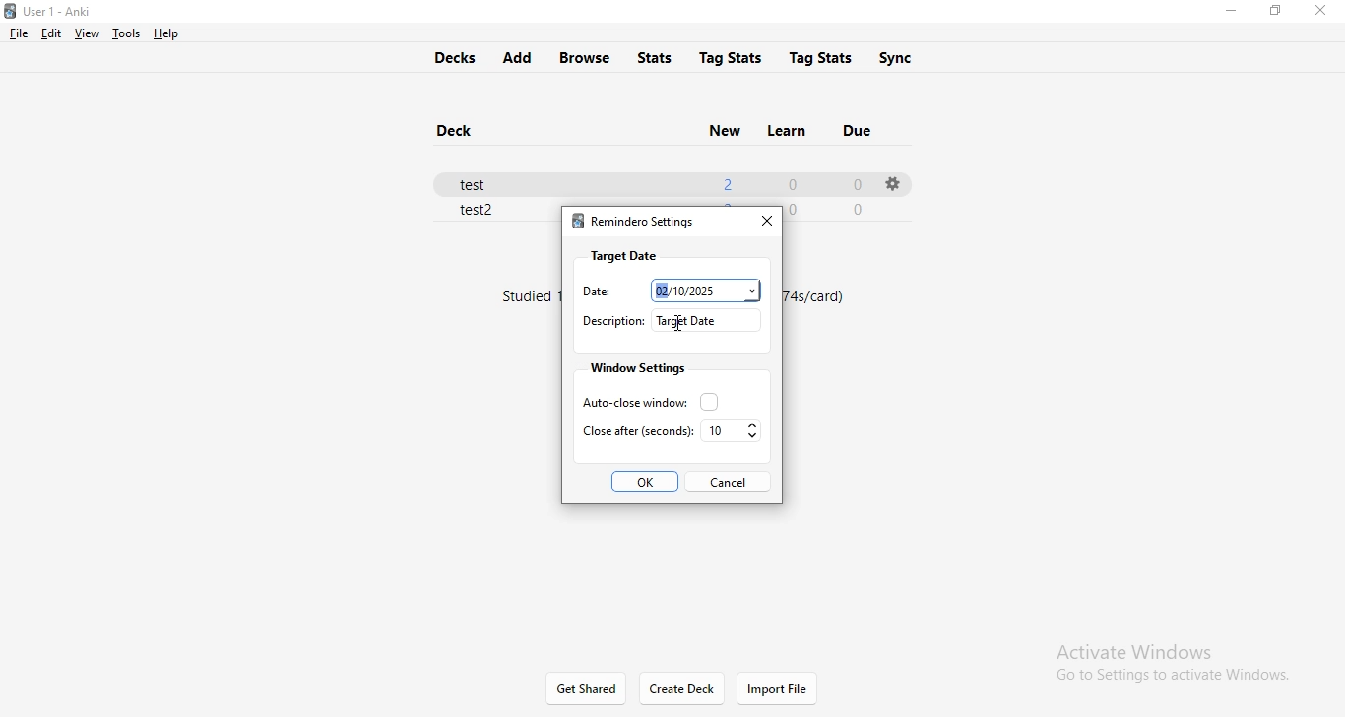 This screenshot has height=717, width=1345. I want to click on close, so click(763, 219).